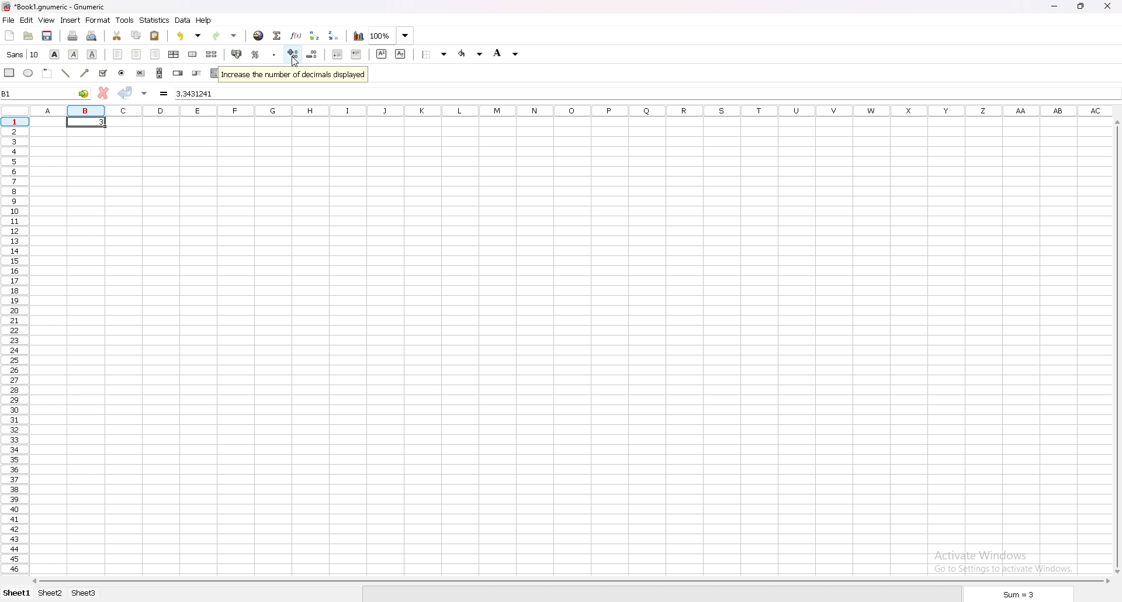  I want to click on cut, so click(118, 36).